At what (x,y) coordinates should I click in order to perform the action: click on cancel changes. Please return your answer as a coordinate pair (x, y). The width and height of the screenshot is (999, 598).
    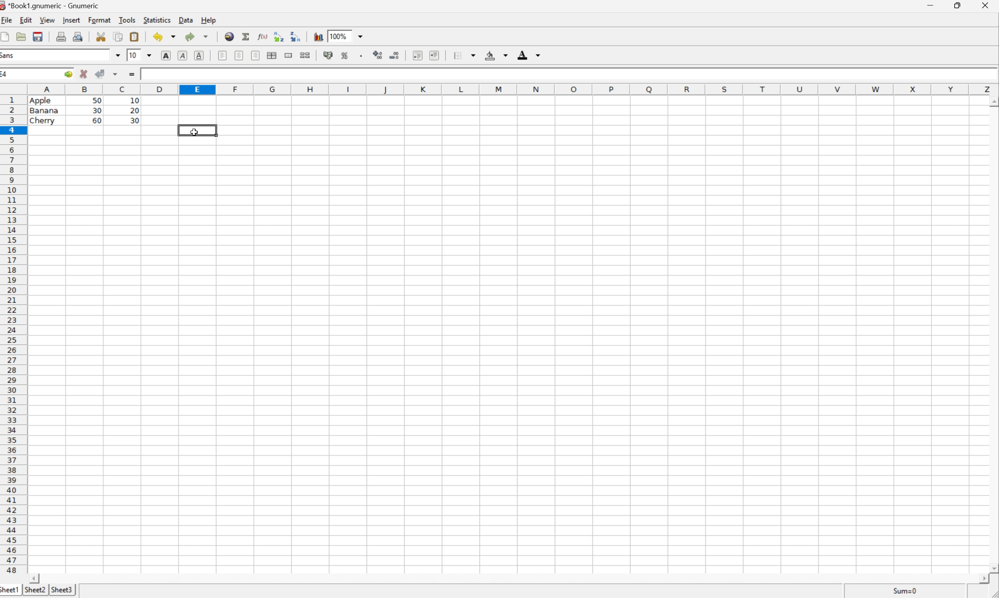
    Looking at the image, I should click on (84, 74).